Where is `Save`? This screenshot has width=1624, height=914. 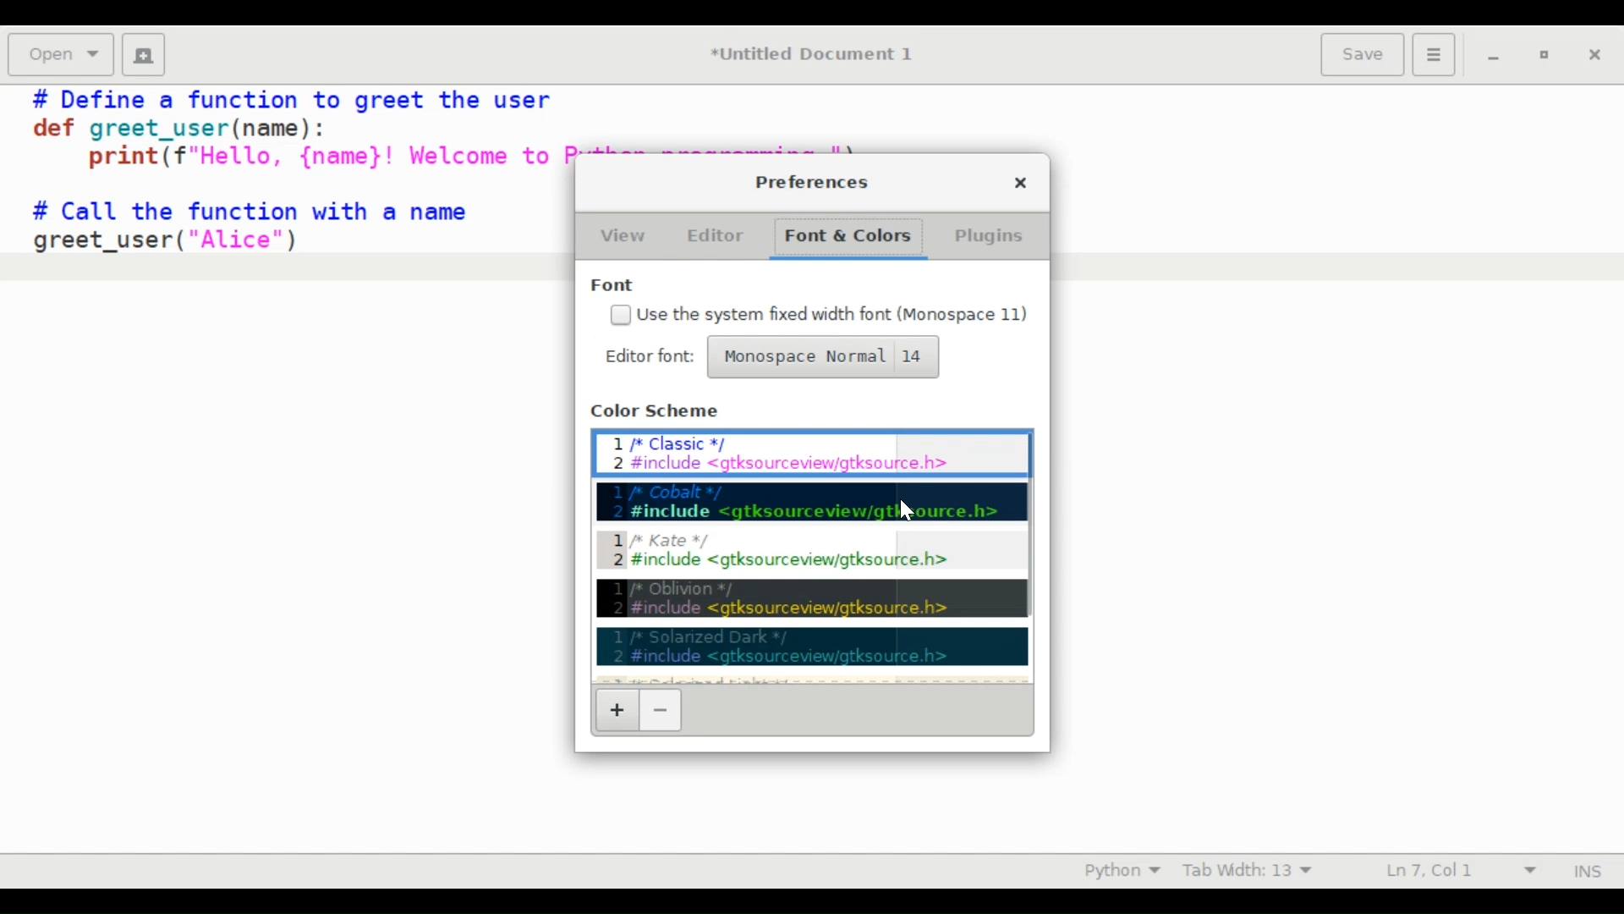 Save is located at coordinates (1364, 53).